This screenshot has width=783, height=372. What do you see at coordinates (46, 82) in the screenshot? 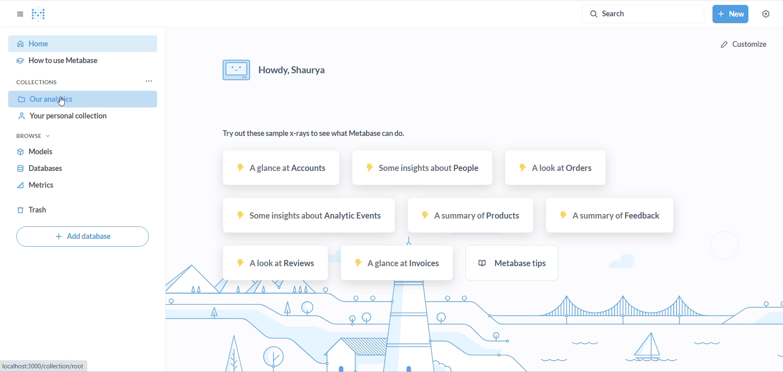
I see `collections ` at bounding box center [46, 82].